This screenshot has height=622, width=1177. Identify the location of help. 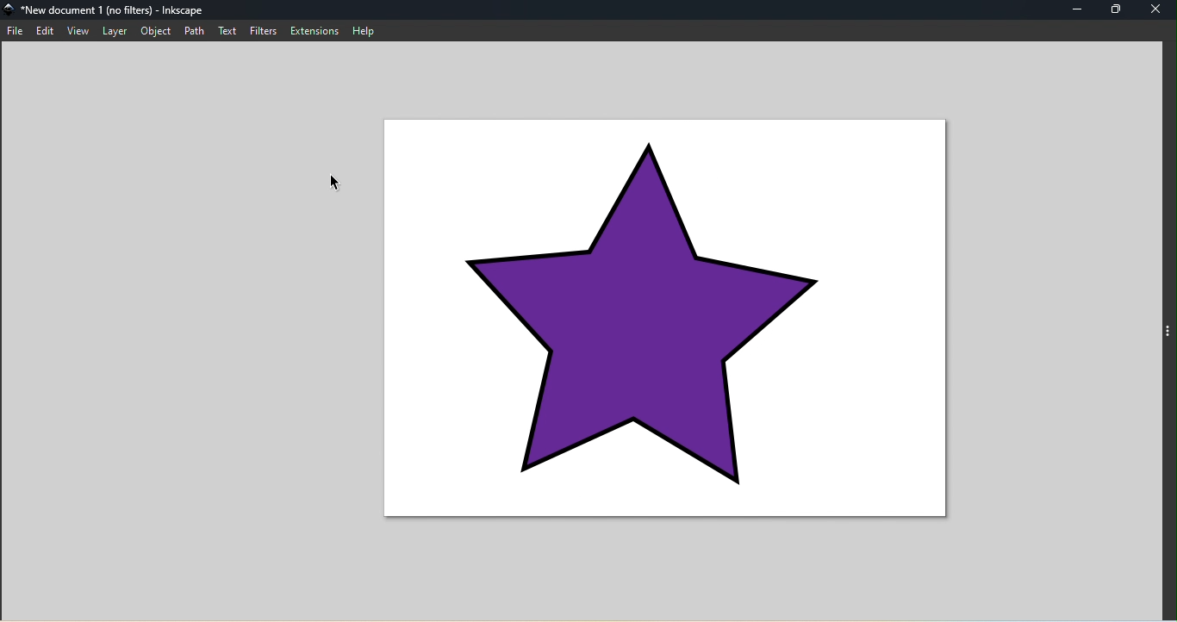
(367, 30).